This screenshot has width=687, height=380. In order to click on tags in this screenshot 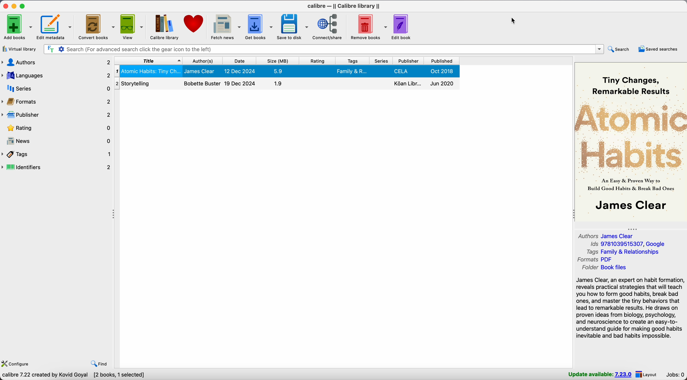, I will do `click(352, 61)`.